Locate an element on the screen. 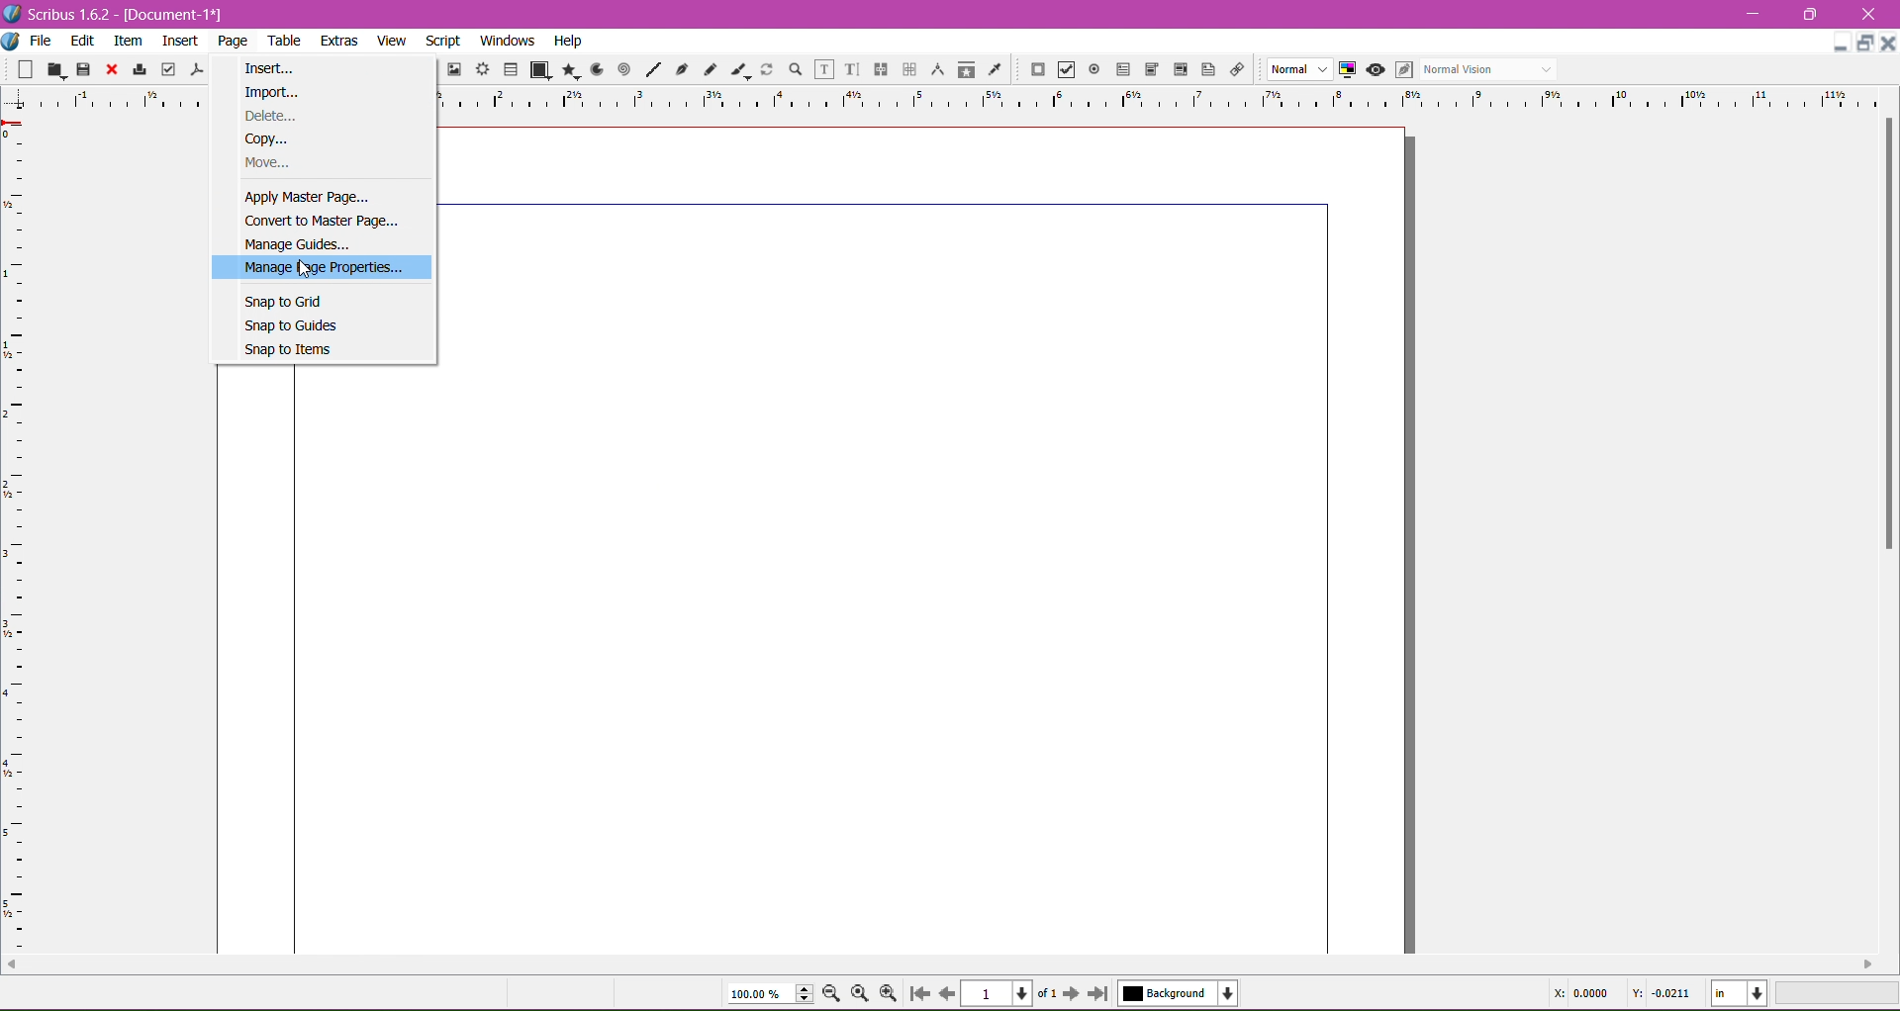  Minimize is located at coordinates (1753, 13).